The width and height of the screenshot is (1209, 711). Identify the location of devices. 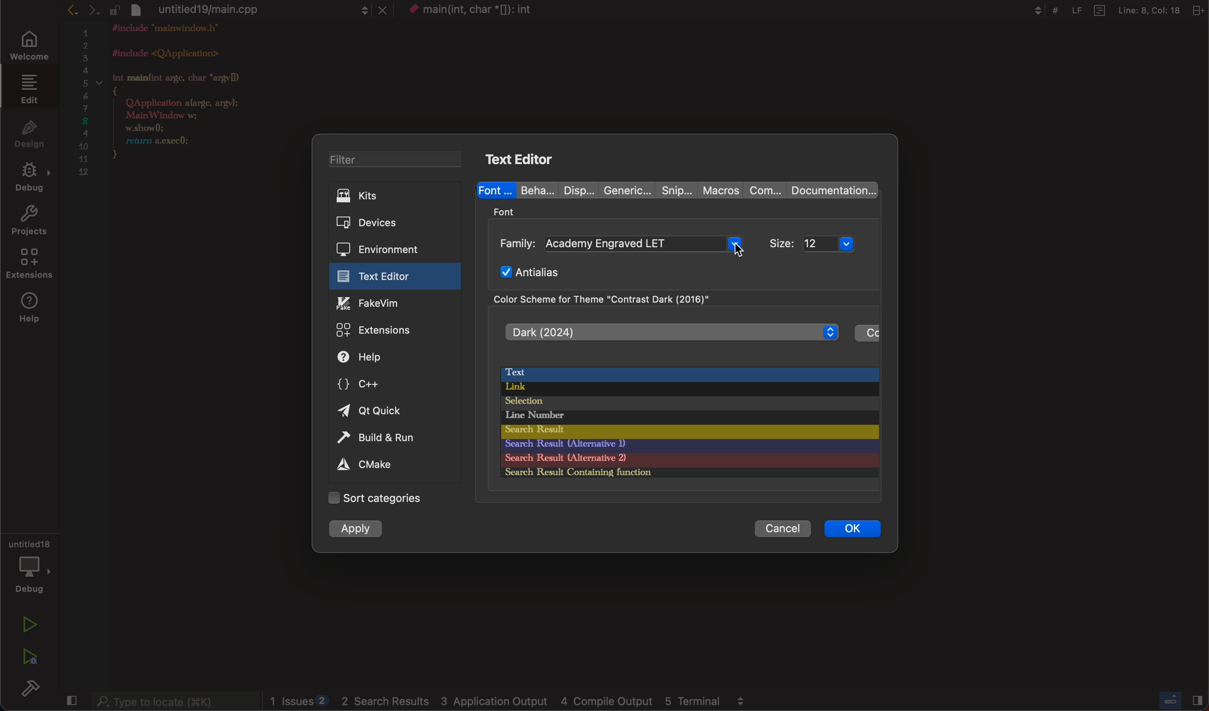
(387, 223).